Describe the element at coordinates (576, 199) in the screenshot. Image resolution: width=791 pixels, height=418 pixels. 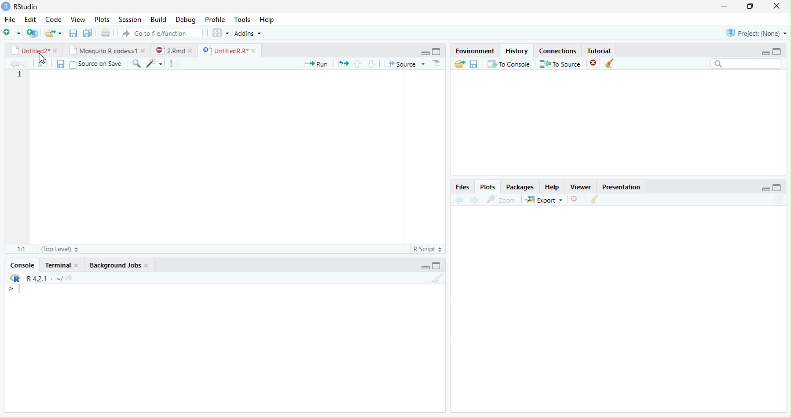
I see `CLOSE` at that location.